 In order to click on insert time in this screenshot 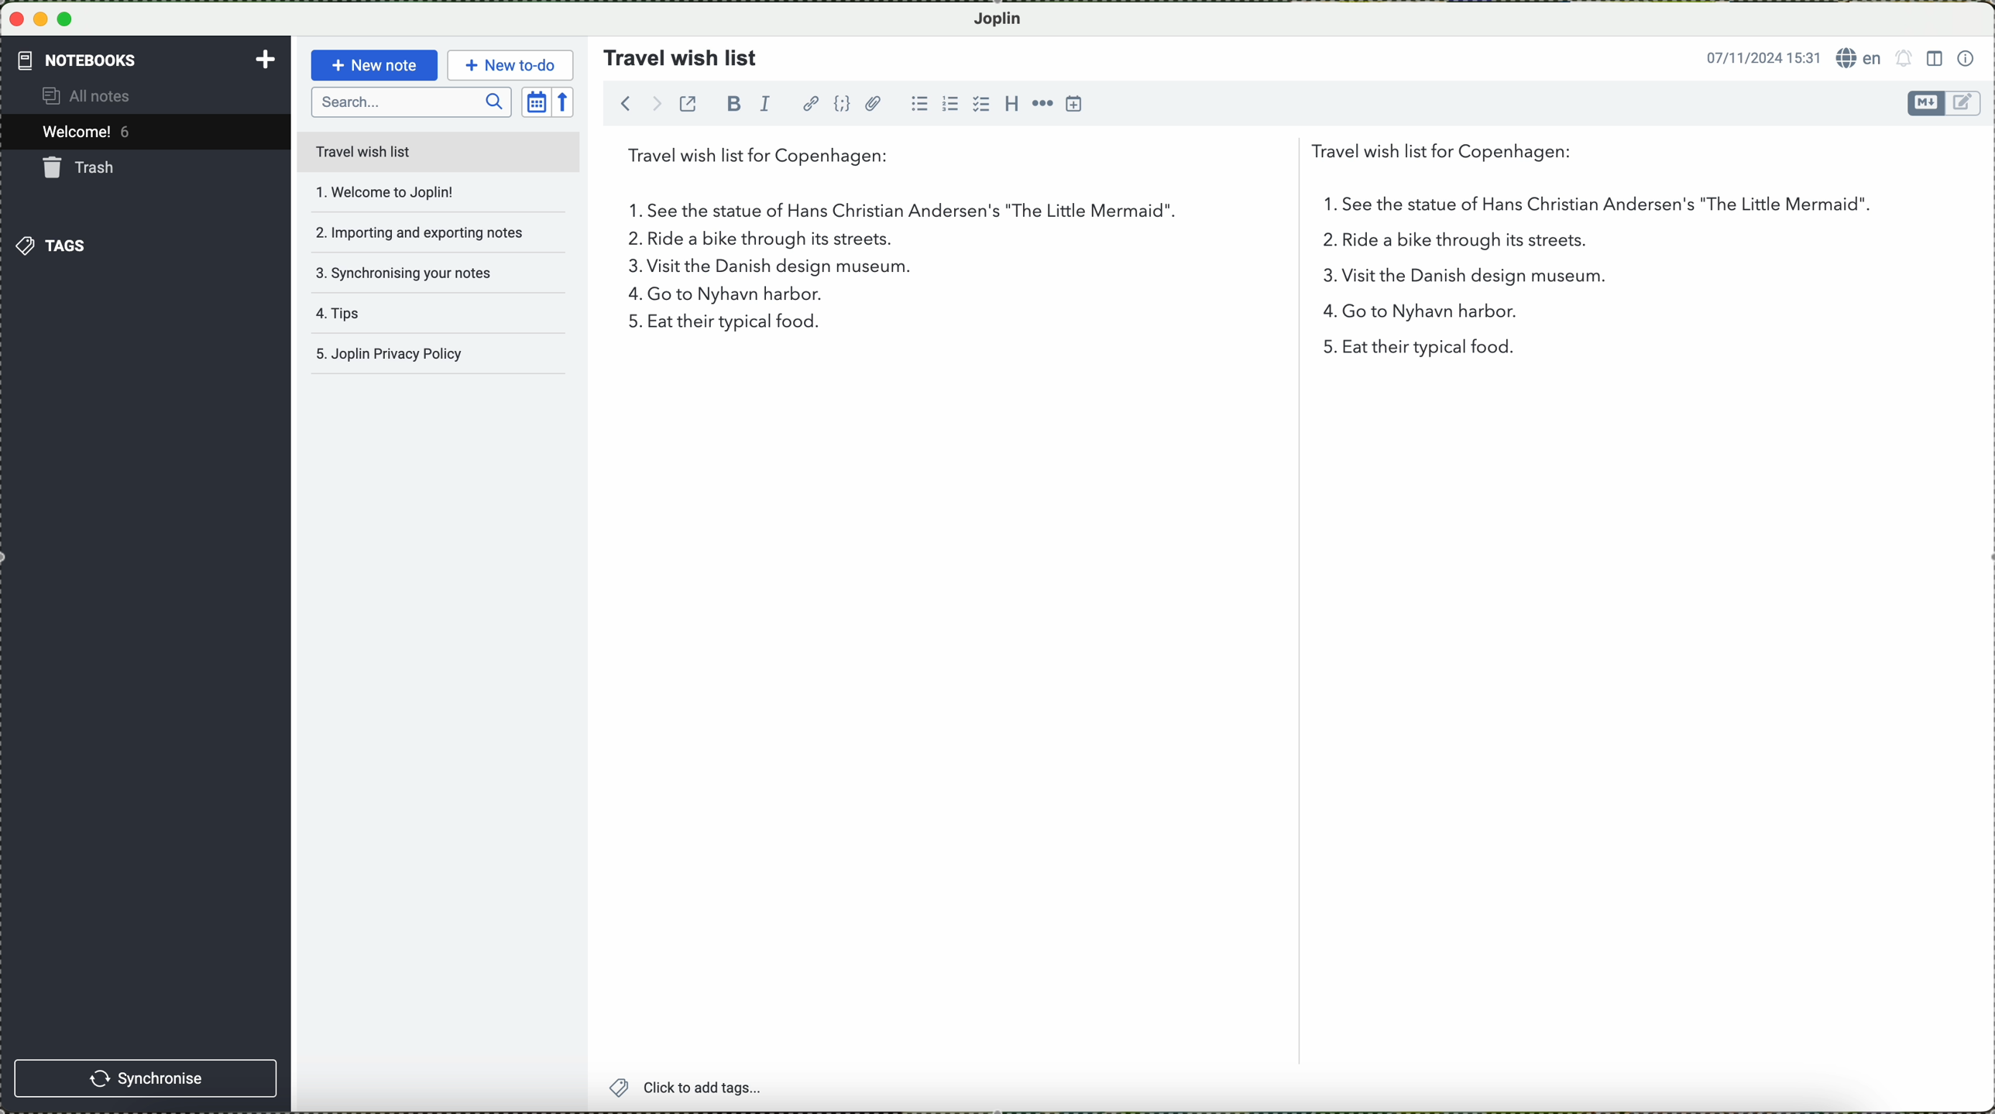, I will do `click(1076, 105)`.